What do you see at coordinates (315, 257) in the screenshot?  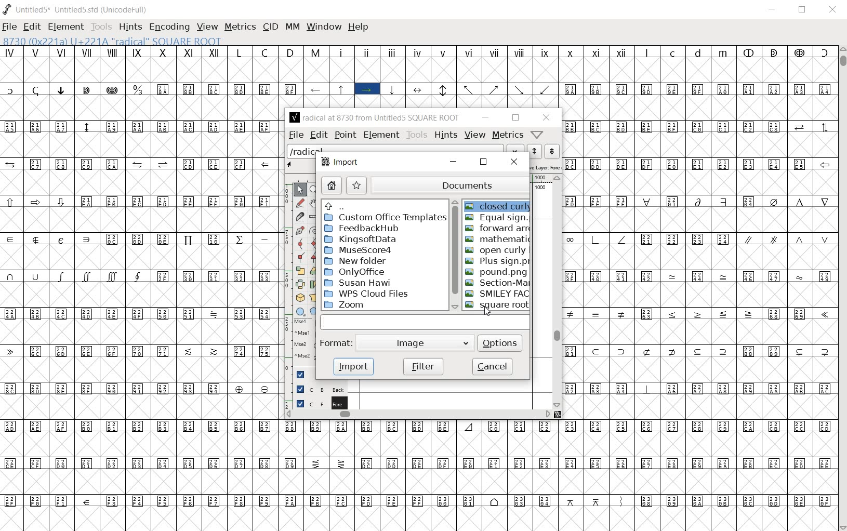 I see `Add a corner point` at bounding box center [315, 257].